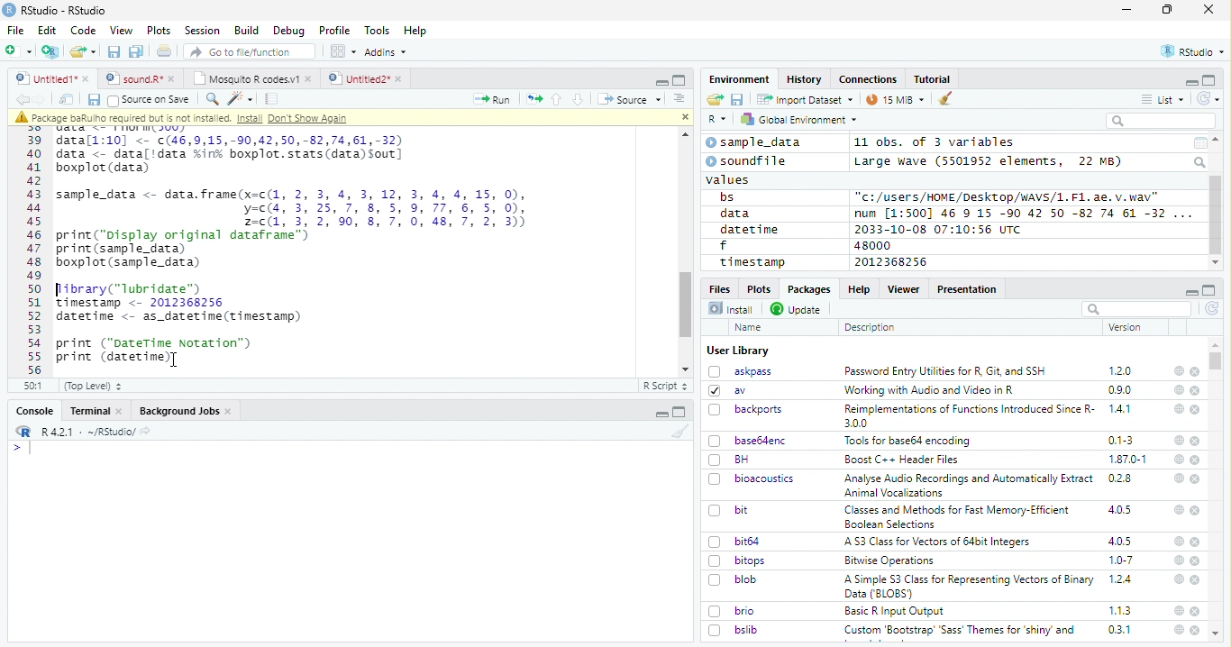 This screenshot has height=647, width=1231. What do you see at coordinates (186, 411) in the screenshot?
I see `Background Jobs` at bounding box center [186, 411].